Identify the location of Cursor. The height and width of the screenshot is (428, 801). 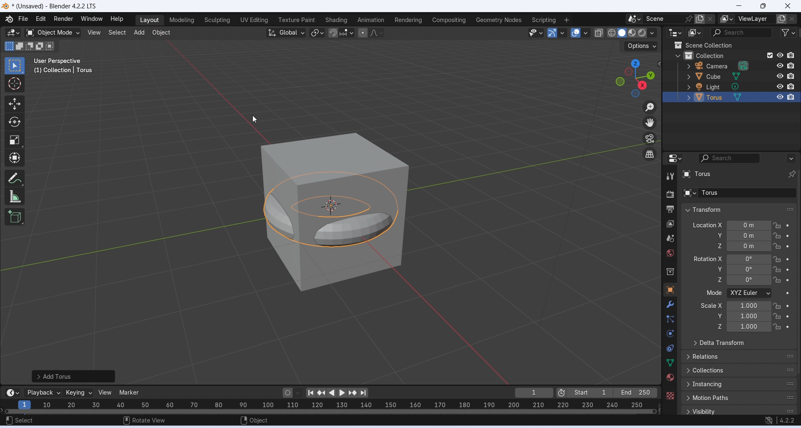
(15, 83).